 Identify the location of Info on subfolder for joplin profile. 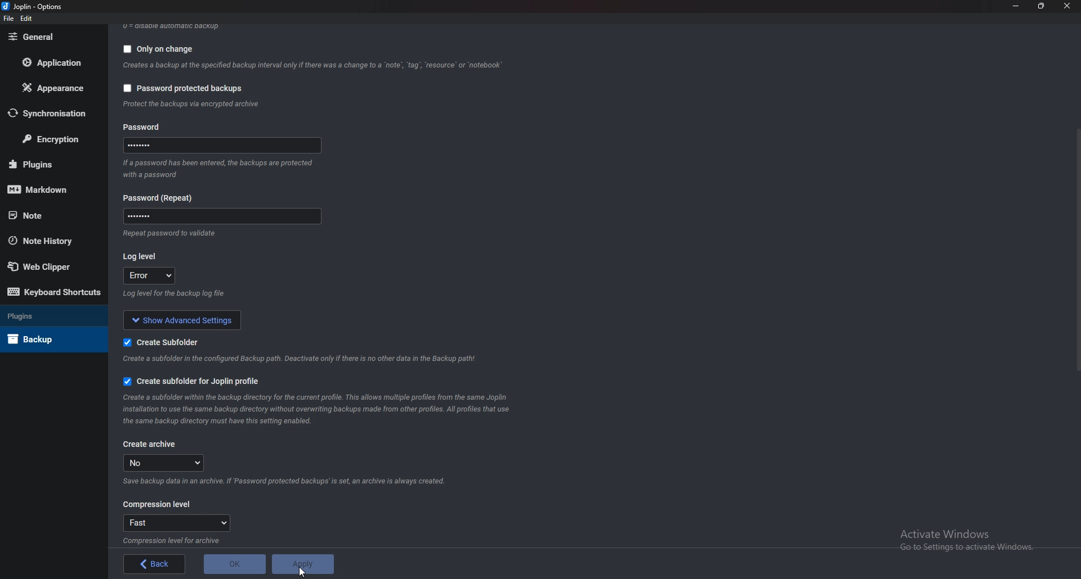
(319, 411).